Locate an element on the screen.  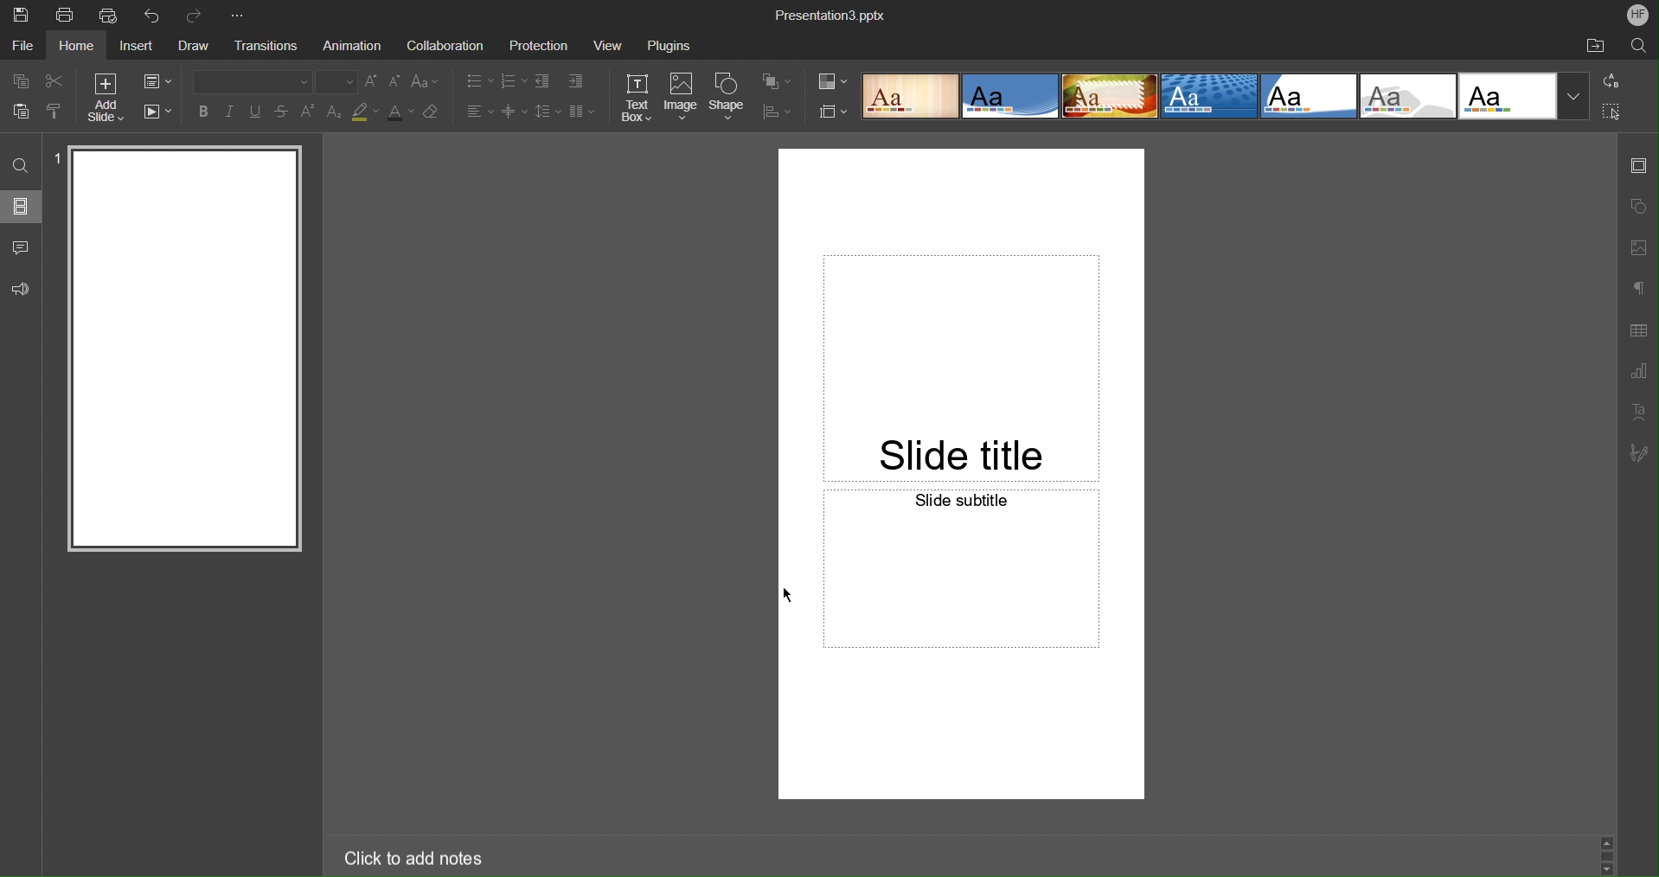
Shape Settings is located at coordinates (1638, 205).